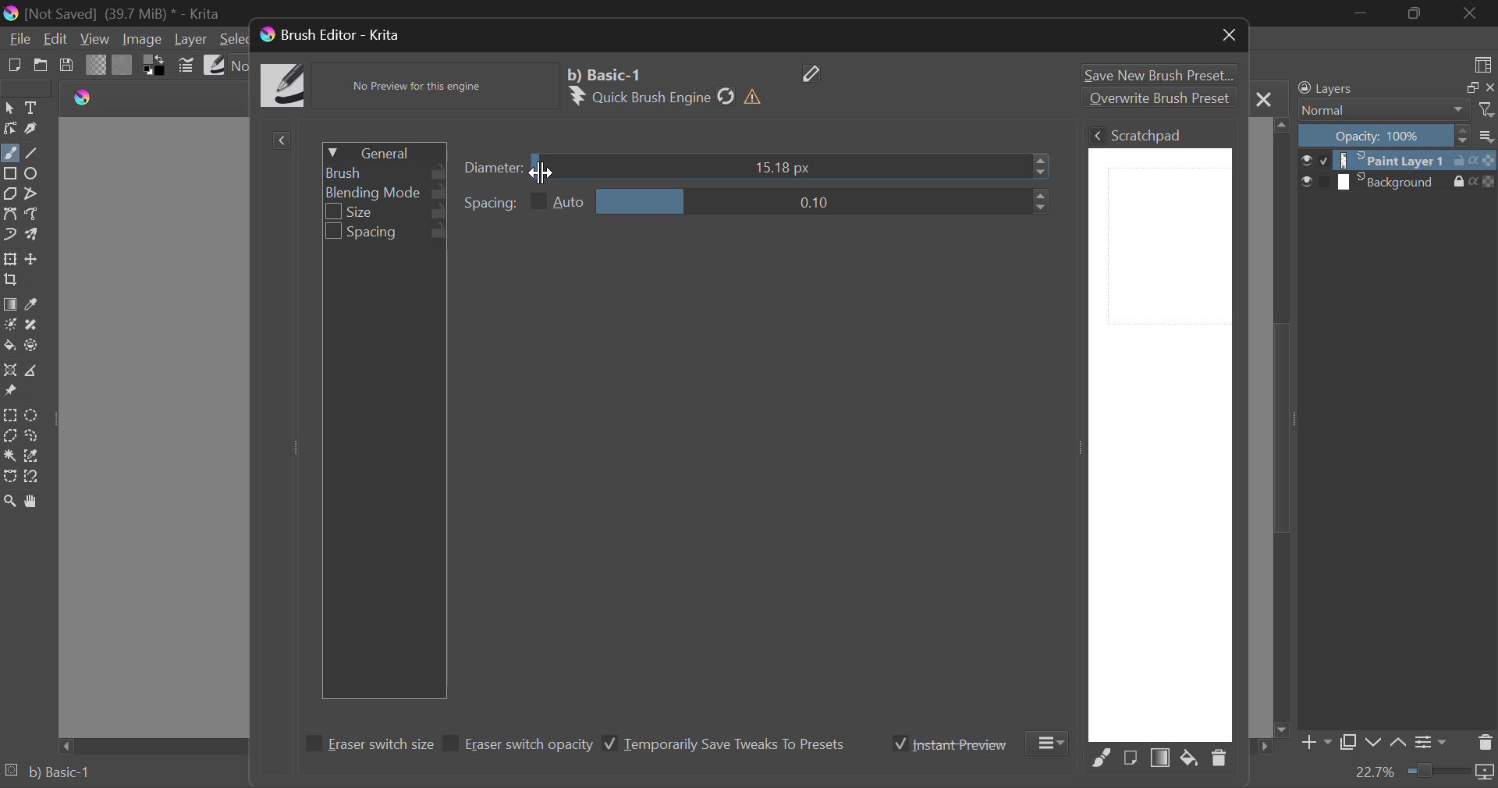 This screenshot has width=1498, height=788. I want to click on Overwrite Brush Preset, so click(1158, 98).